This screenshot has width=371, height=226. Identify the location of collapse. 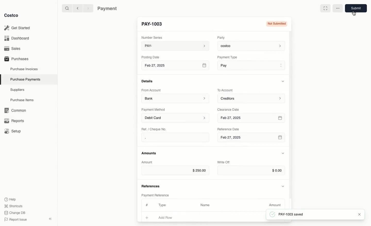
(50, 219).